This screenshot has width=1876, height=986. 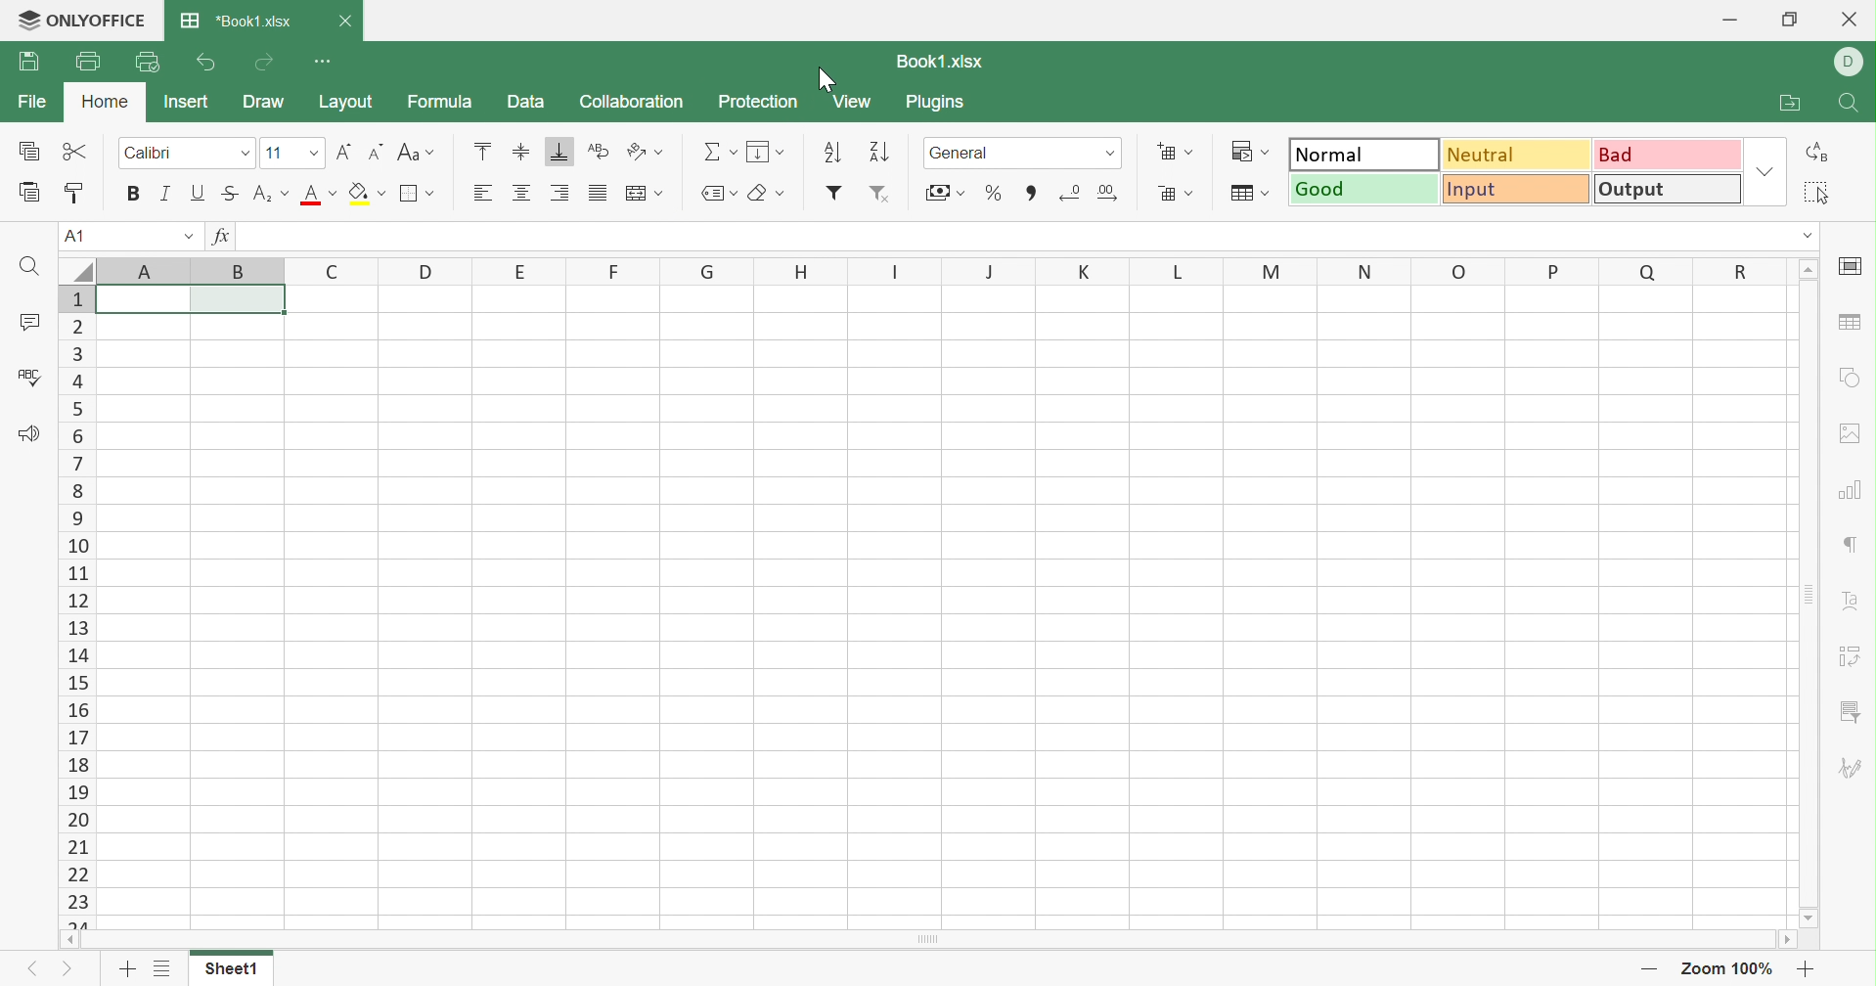 I want to click on Neutral, so click(x=1514, y=154).